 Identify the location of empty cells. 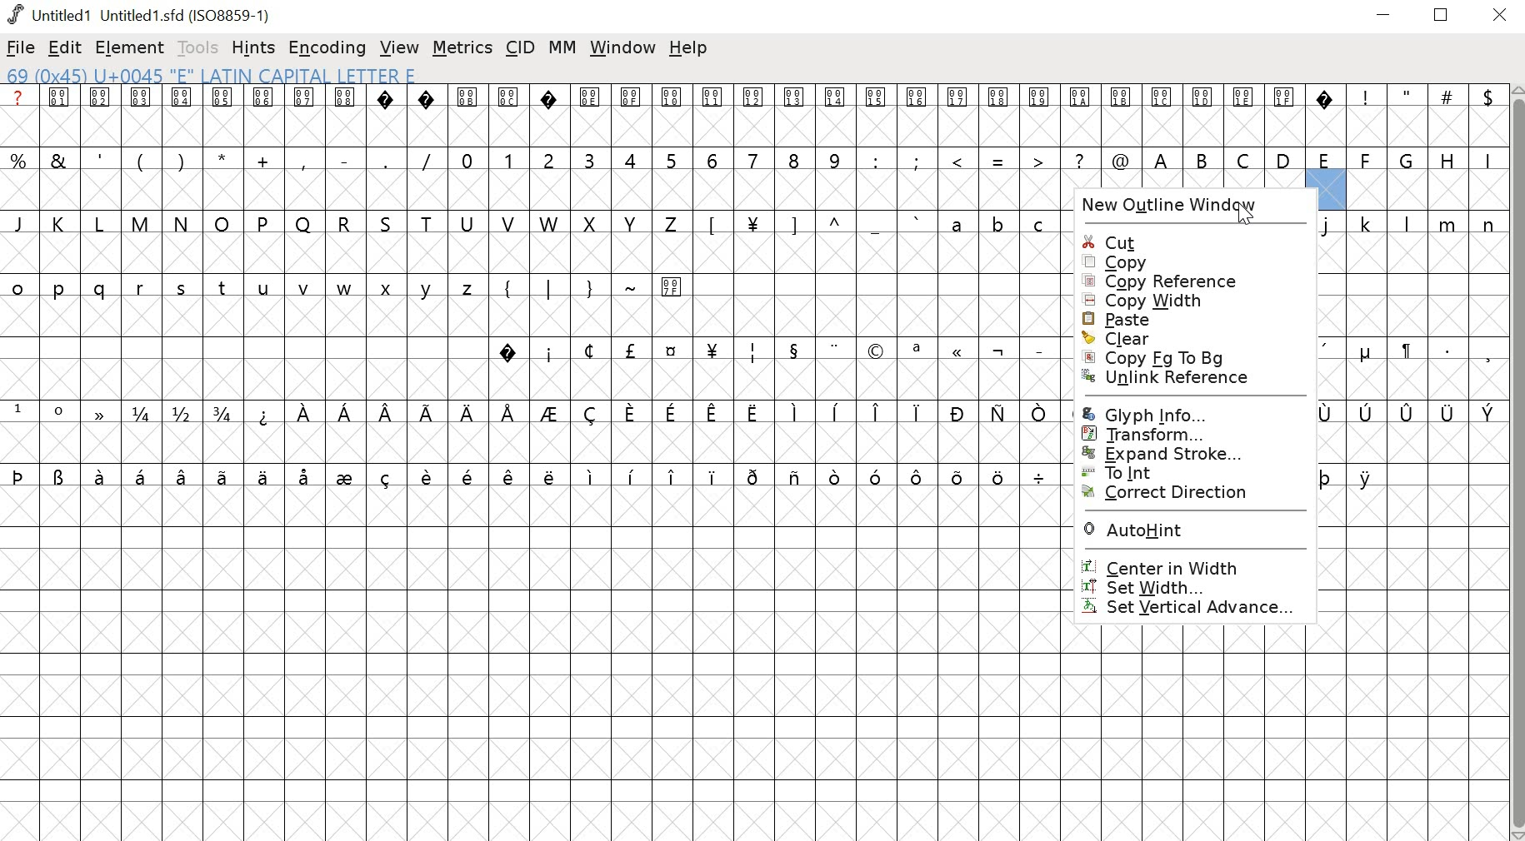
(1408, 444).